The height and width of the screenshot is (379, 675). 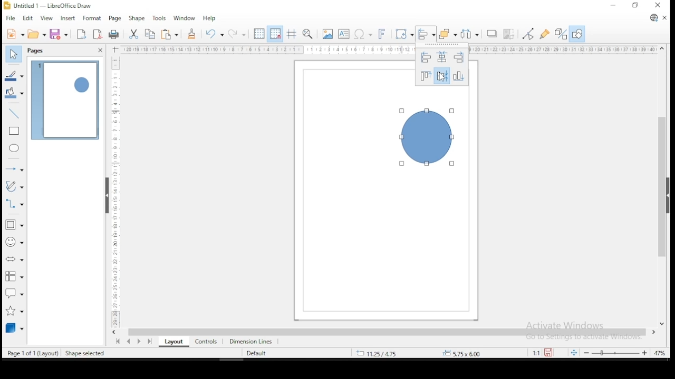 I want to click on bottom, so click(x=460, y=76).